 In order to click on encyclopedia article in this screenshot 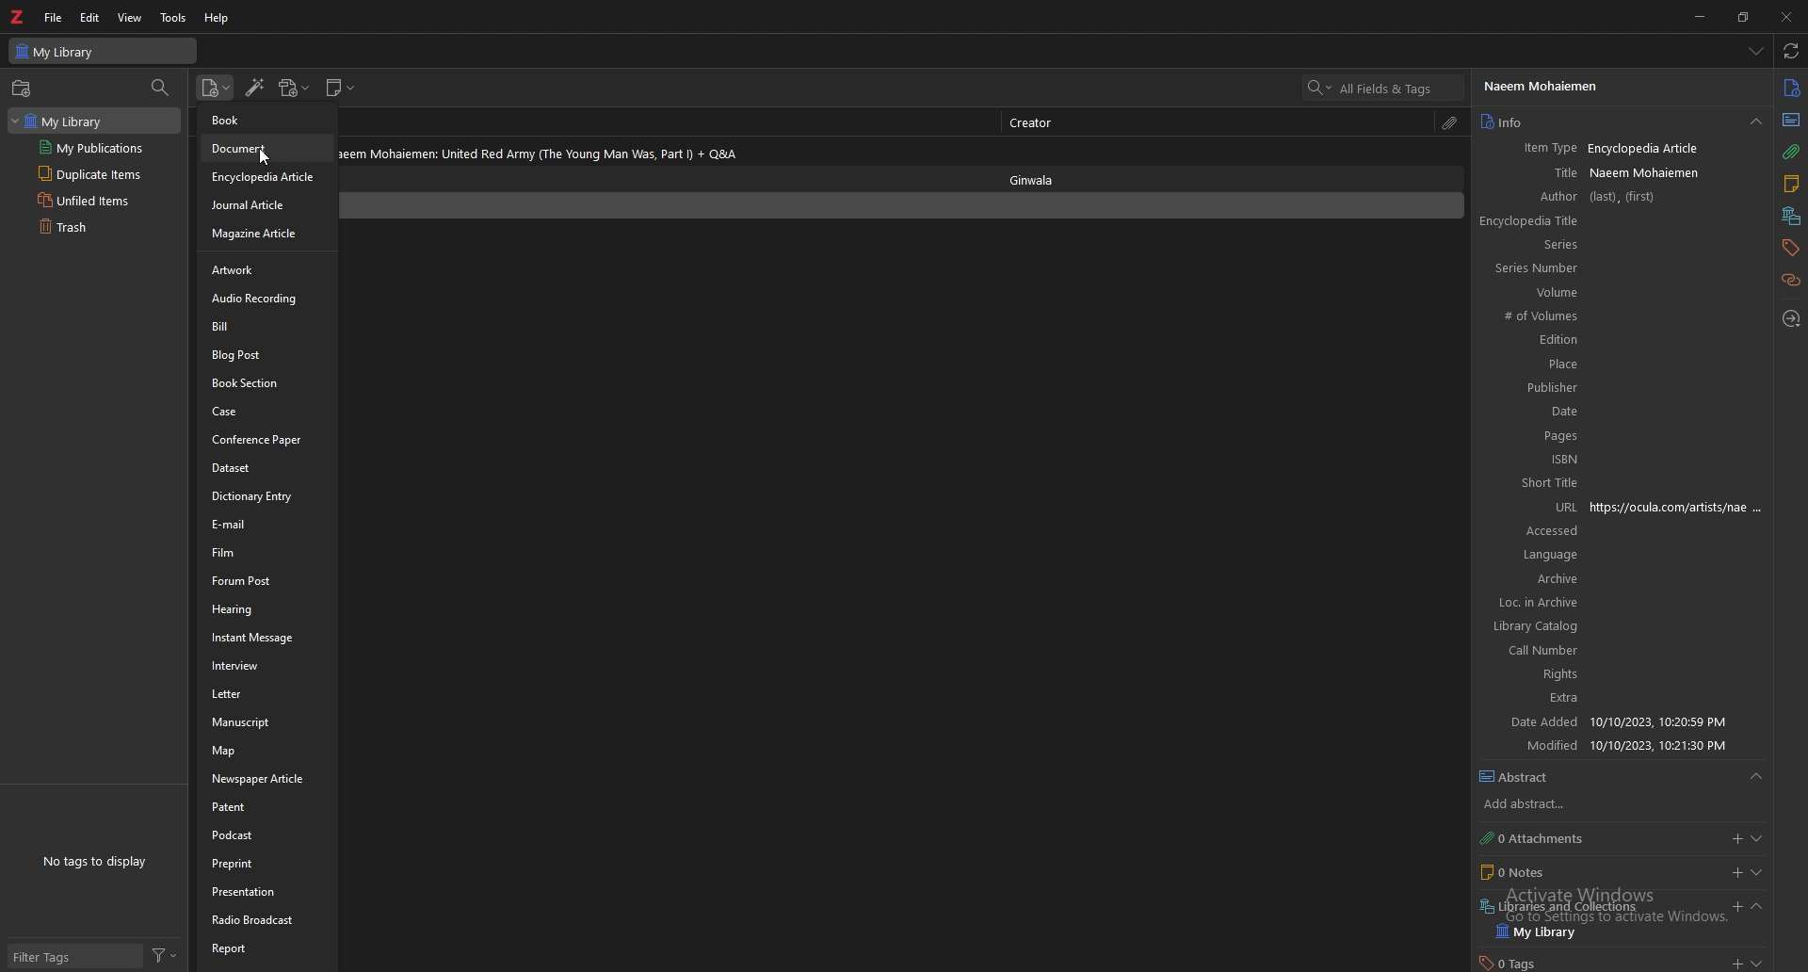, I will do `click(266, 178)`.